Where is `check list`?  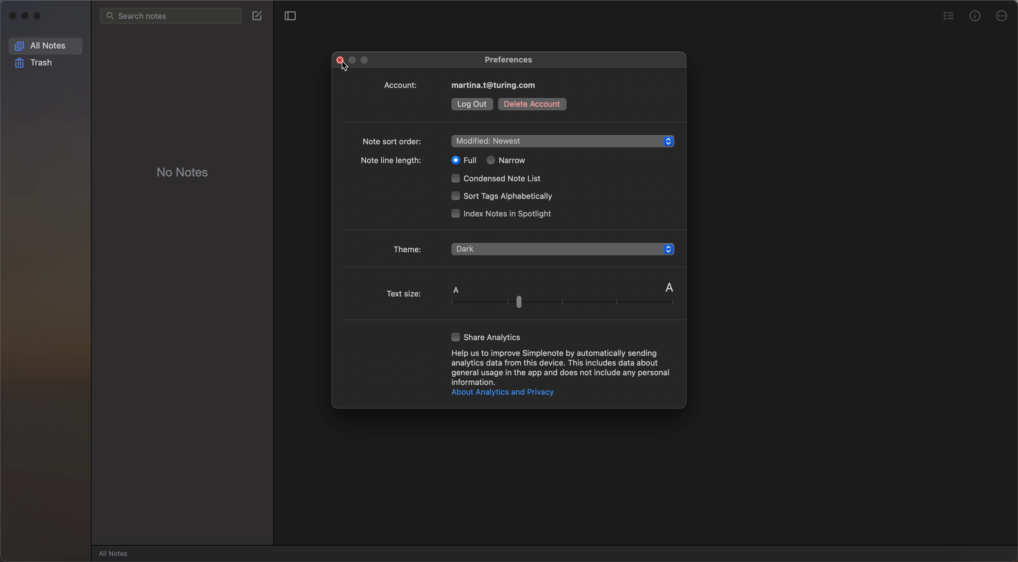 check list is located at coordinates (947, 17).